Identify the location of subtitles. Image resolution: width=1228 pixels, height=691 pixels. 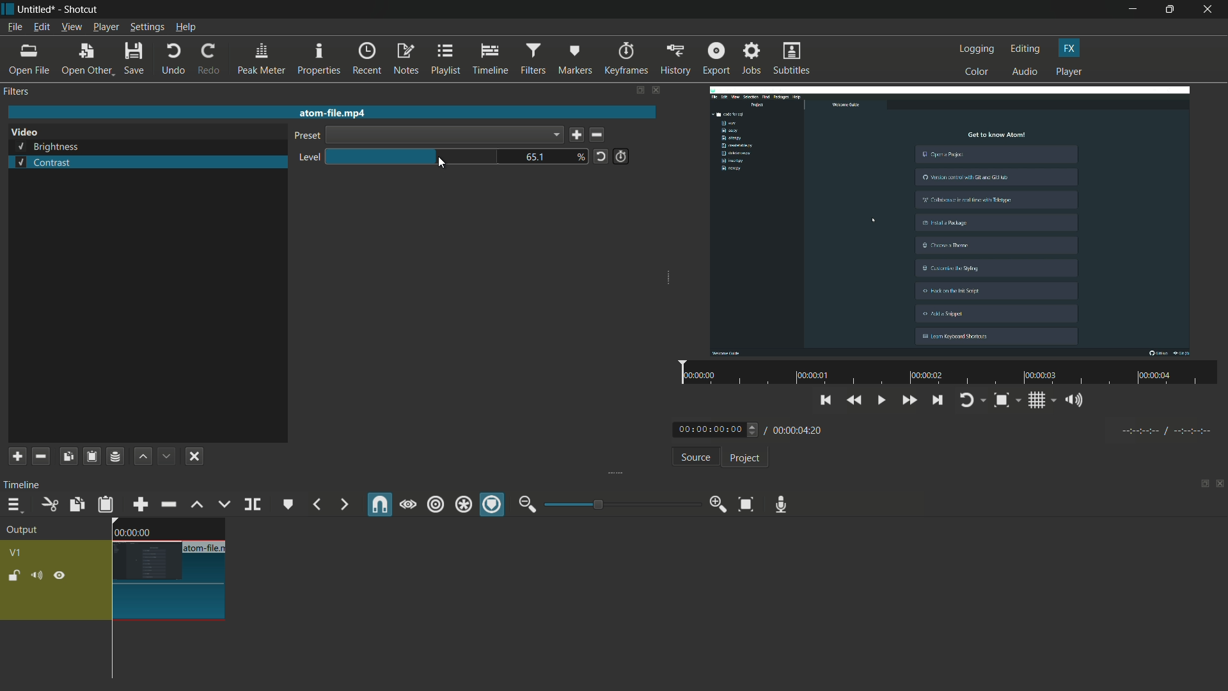
(793, 60).